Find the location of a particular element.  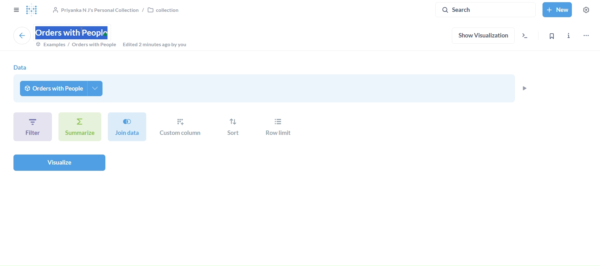

bookmark  is located at coordinates (555, 36).